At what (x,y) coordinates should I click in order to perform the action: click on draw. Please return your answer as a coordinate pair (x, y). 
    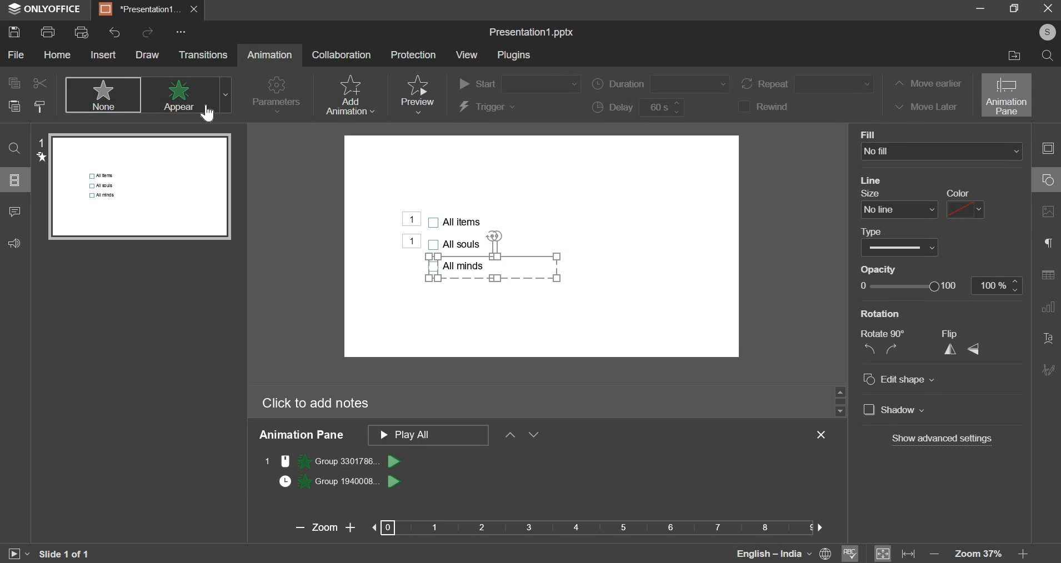
    Looking at the image, I should click on (147, 55).